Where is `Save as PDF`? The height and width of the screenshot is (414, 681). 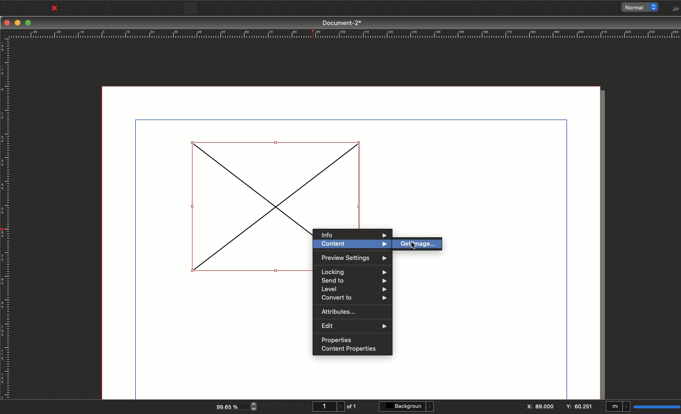 Save as PDF is located at coordinates (98, 8).